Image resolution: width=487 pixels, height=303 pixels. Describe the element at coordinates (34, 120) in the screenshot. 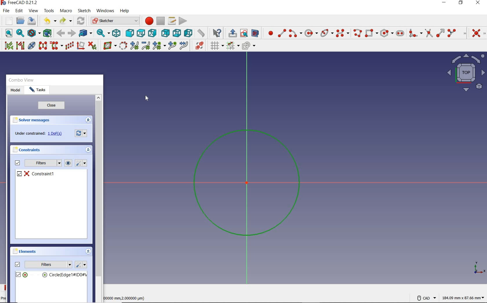

I see `solver messages` at that location.